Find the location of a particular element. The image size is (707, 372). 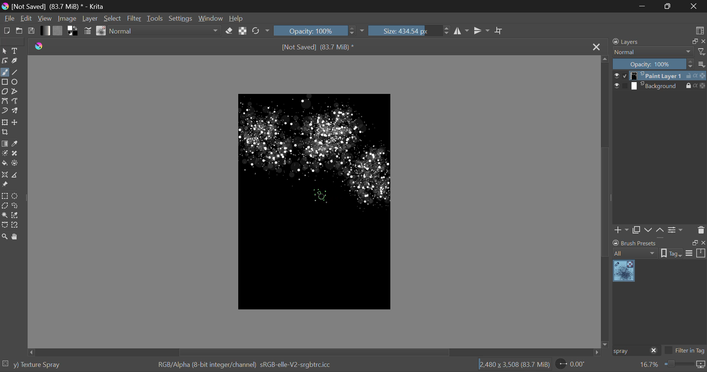

Scroll Bar is located at coordinates (605, 201).